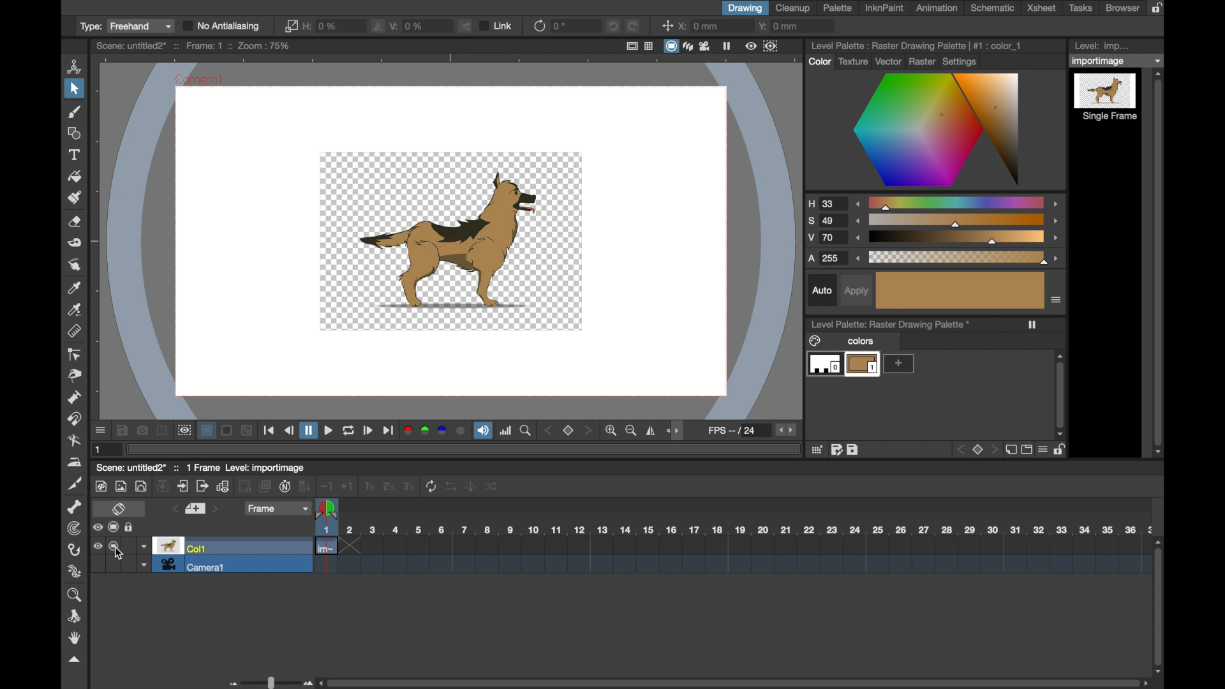 The width and height of the screenshot is (1225, 689). What do you see at coordinates (183, 430) in the screenshot?
I see `preview` at bounding box center [183, 430].